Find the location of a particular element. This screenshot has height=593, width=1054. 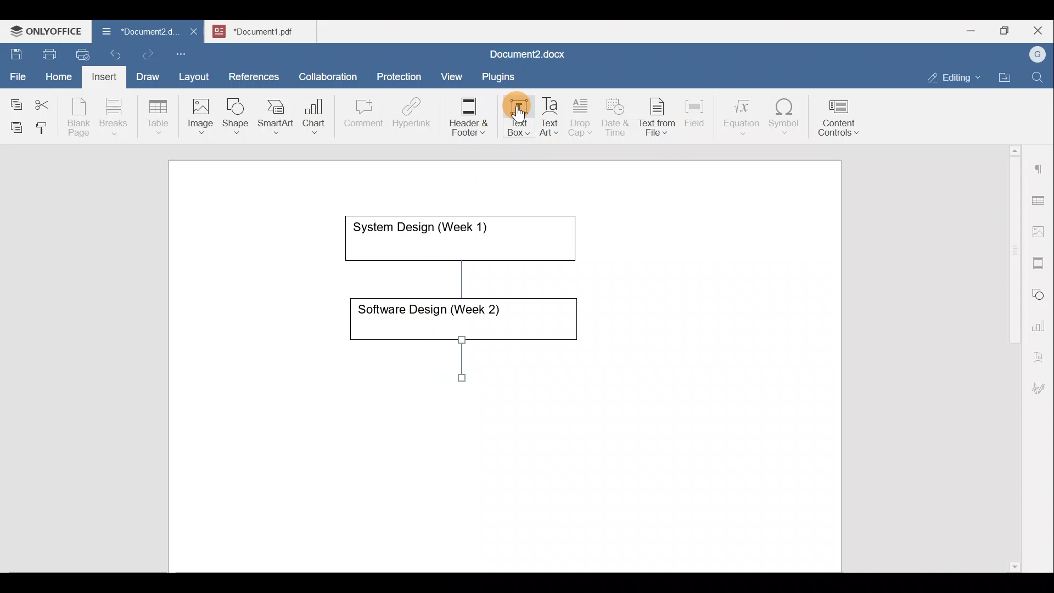

Text Art is located at coordinates (550, 117).